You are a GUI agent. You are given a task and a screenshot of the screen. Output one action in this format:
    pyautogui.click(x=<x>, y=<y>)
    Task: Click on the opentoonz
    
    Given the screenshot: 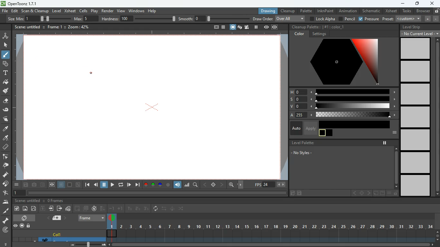 What is the action you would take?
    pyautogui.click(x=20, y=4)
    